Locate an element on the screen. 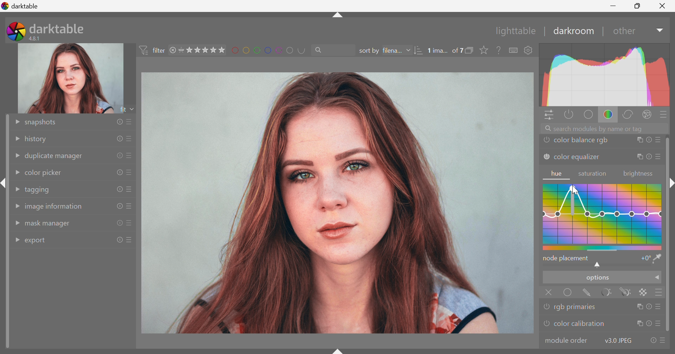 Image resolution: width=675 pixels, height=354 pixels. hue is located at coordinates (557, 174).